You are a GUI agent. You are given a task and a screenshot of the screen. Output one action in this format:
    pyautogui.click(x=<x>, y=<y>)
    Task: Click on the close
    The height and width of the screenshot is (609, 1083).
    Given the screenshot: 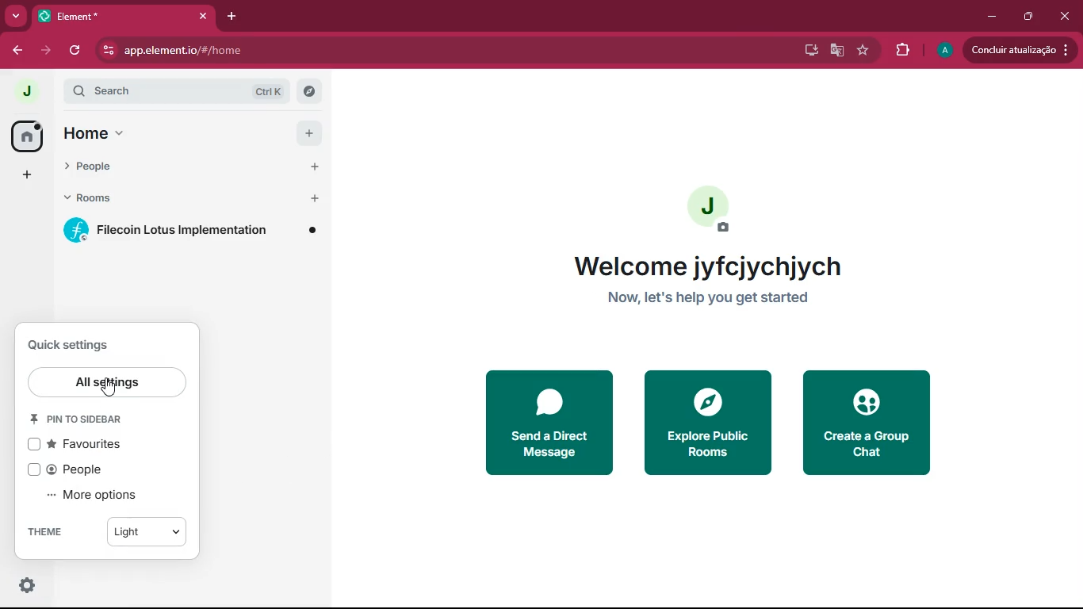 What is the action you would take?
    pyautogui.click(x=201, y=16)
    